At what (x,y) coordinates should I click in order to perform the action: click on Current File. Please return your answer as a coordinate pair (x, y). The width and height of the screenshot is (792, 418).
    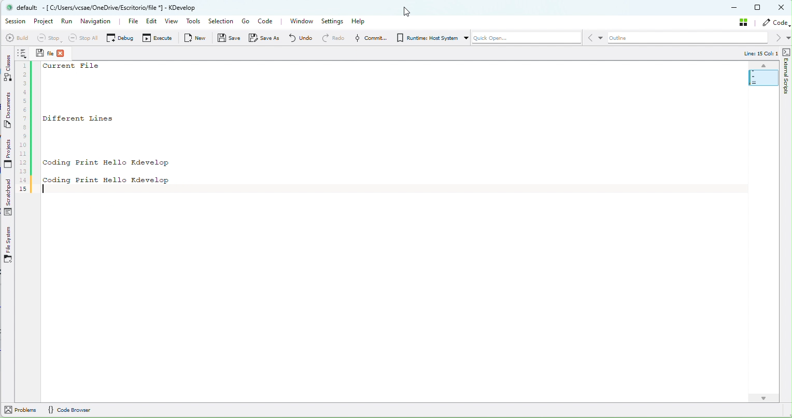
    Looking at the image, I should click on (74, 67).